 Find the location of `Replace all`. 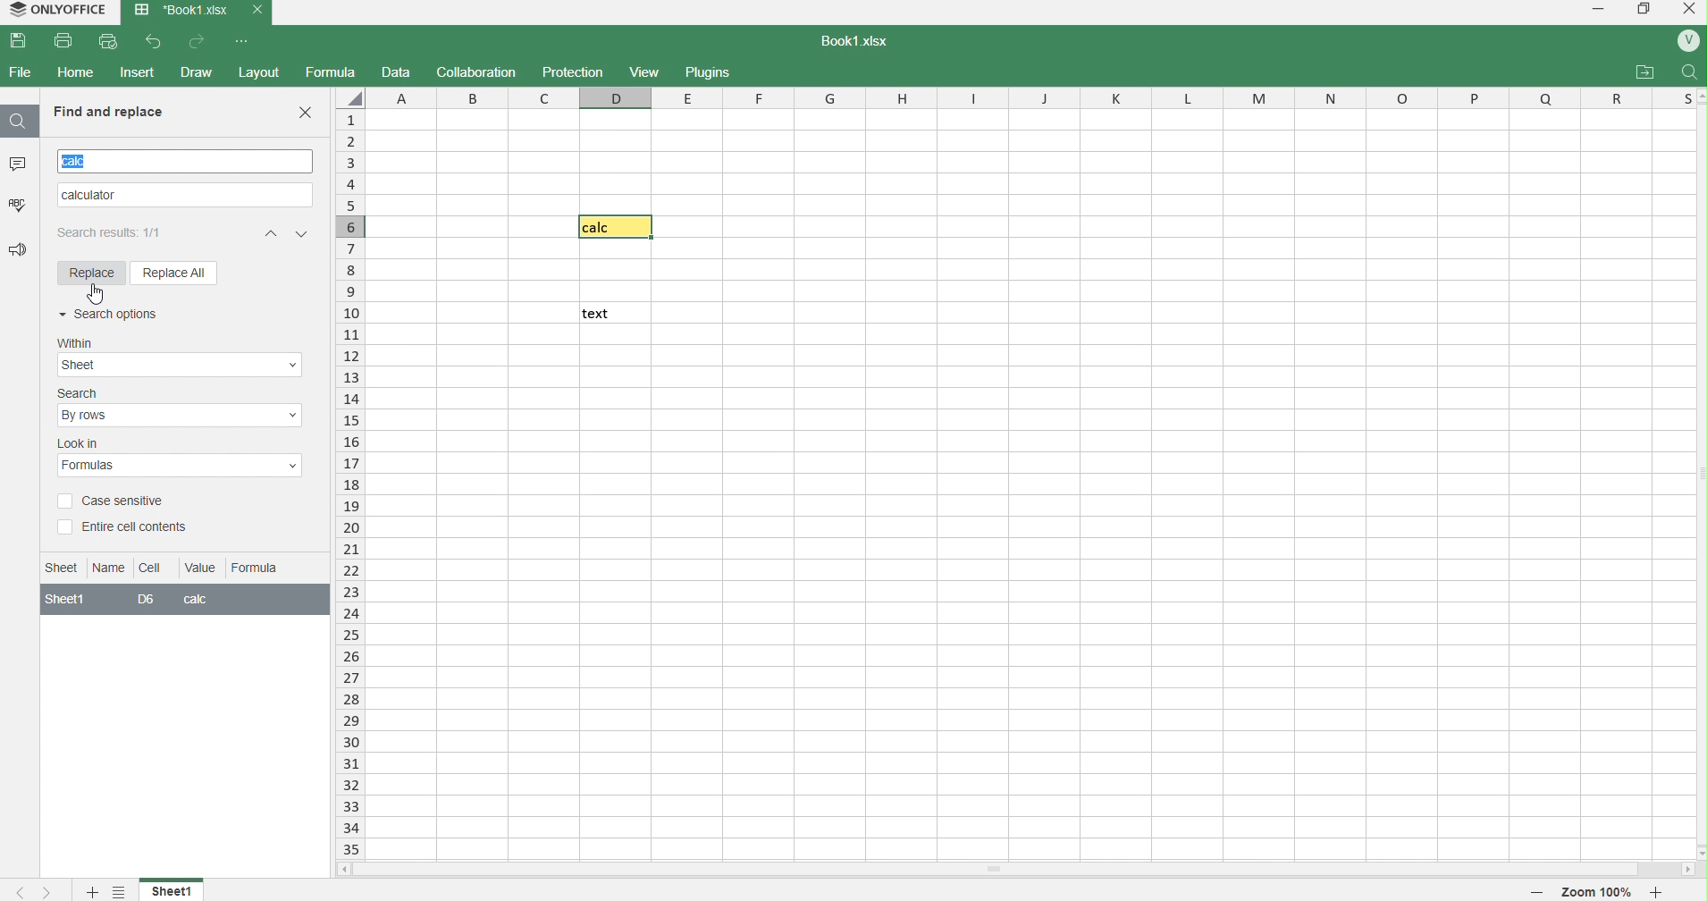

Replace all is located at coordinates (172, 274).